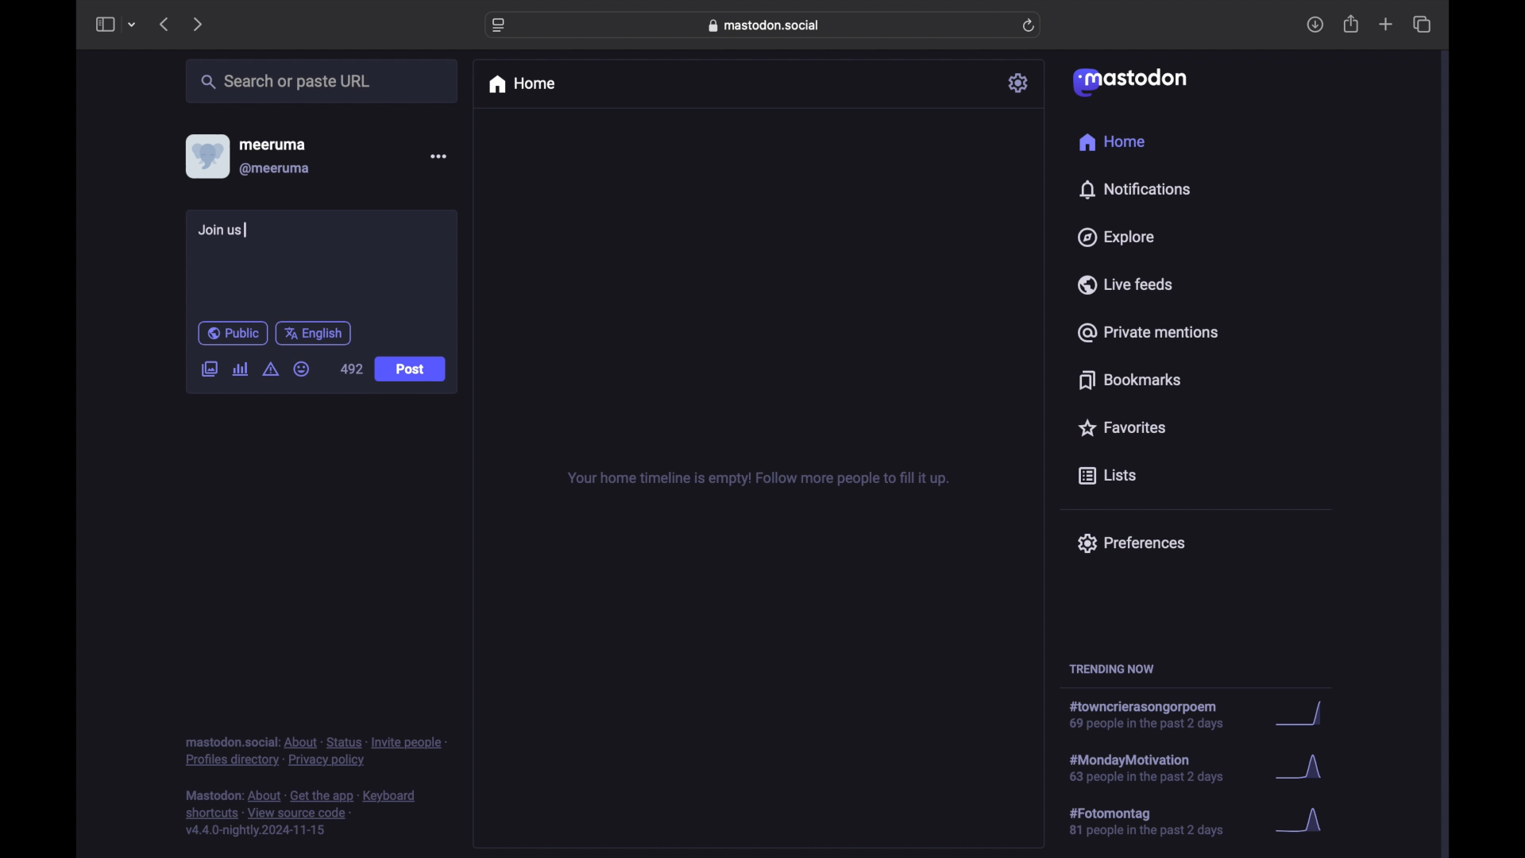  Describe the element at coordinates (1111, 142) in the screenshot. I see `home` at that location.